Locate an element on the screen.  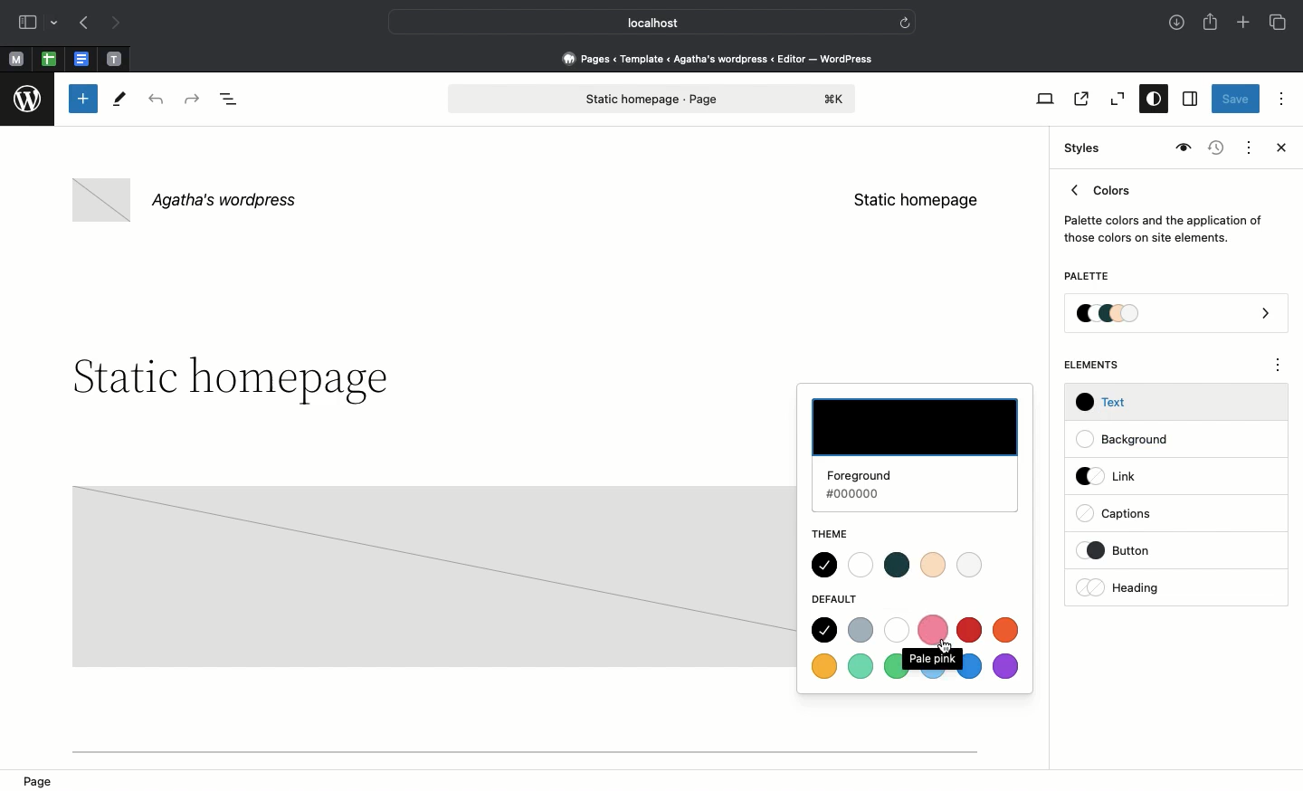
Heading is located at coordinates (1122, 587).